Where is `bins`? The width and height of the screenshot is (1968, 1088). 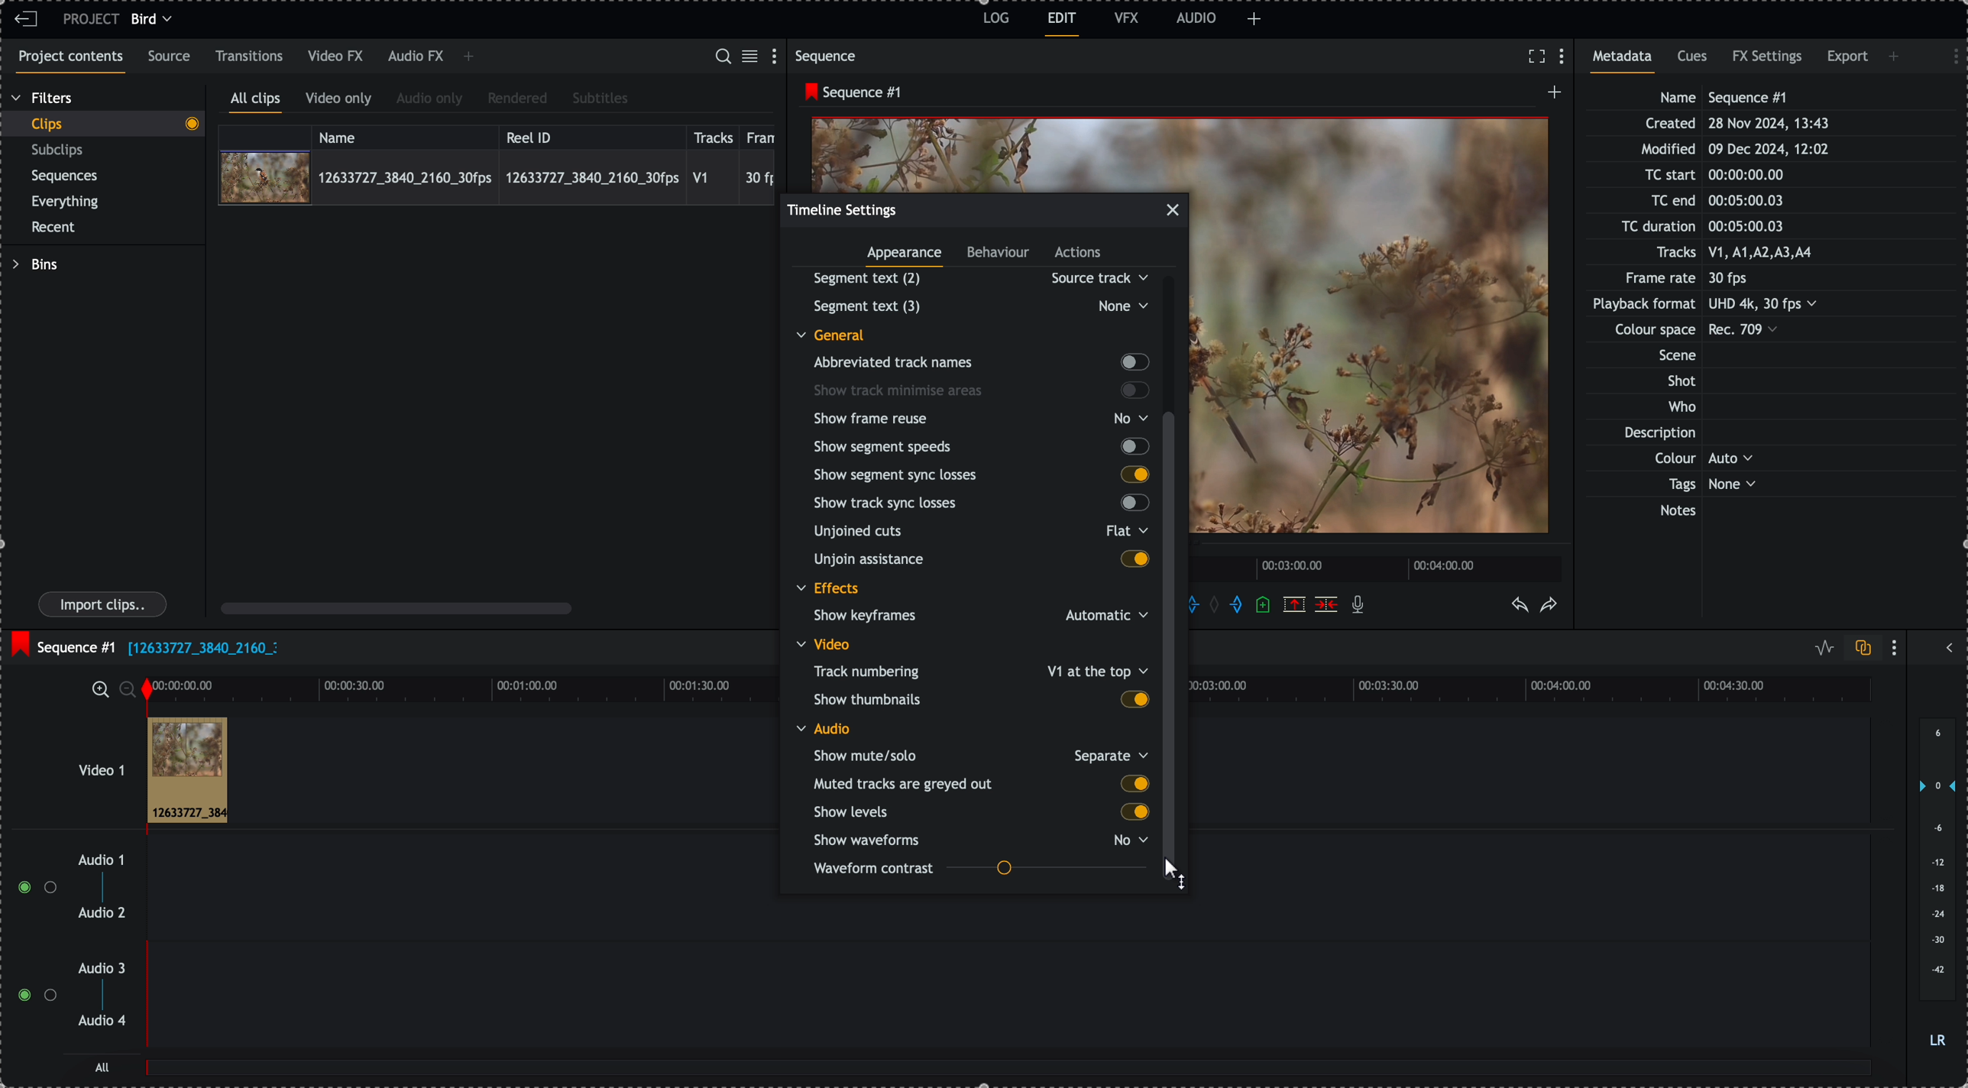 bins is located at coordinates (34, 264).